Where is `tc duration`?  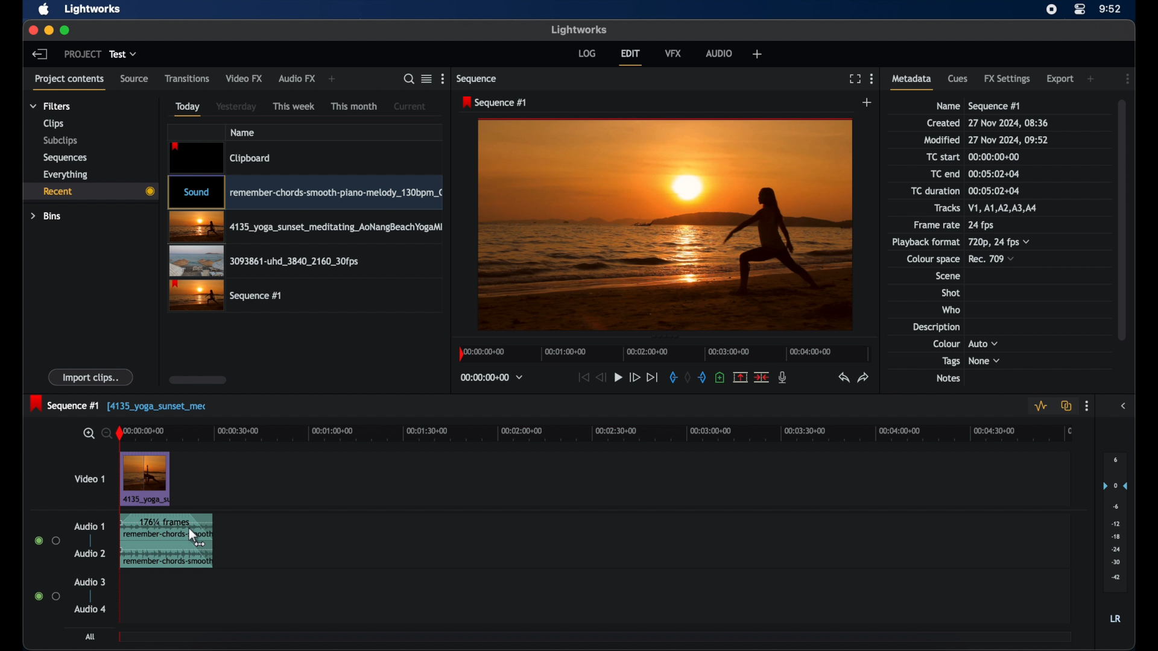 tc duration is located at coordinates (993, 190).